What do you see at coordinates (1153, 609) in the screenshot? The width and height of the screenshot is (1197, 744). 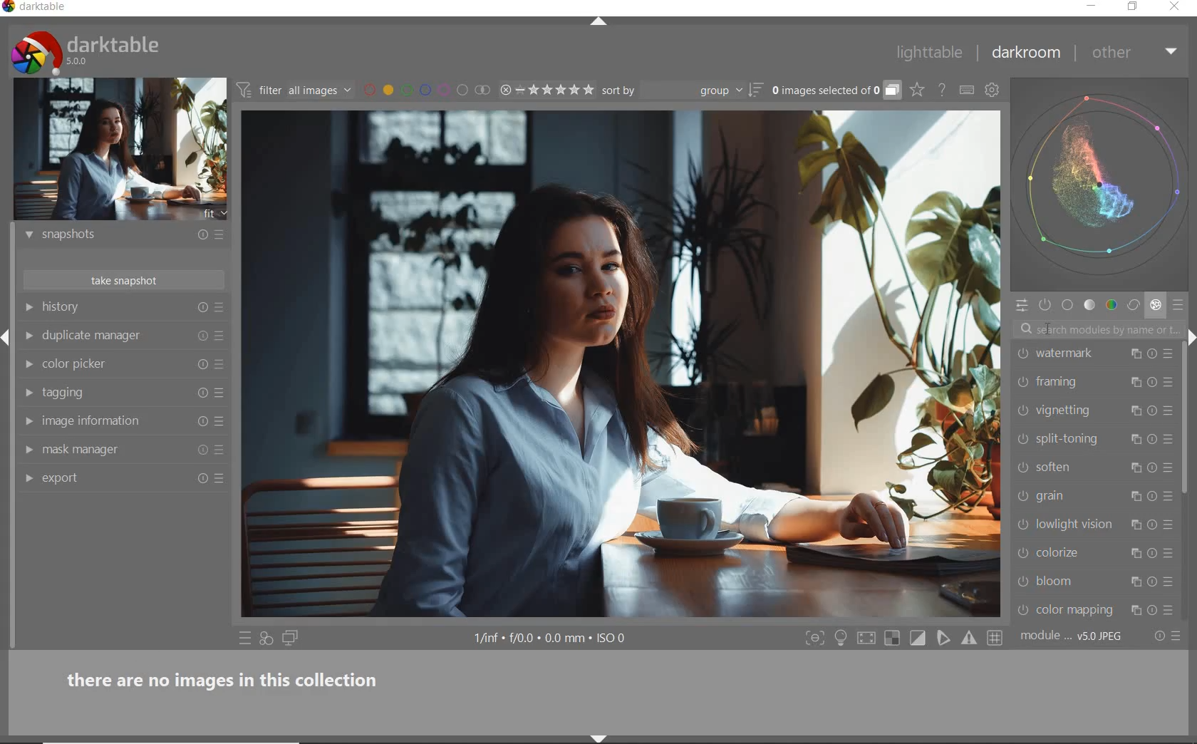 I see `reset` at bounding box center [1153, 609].